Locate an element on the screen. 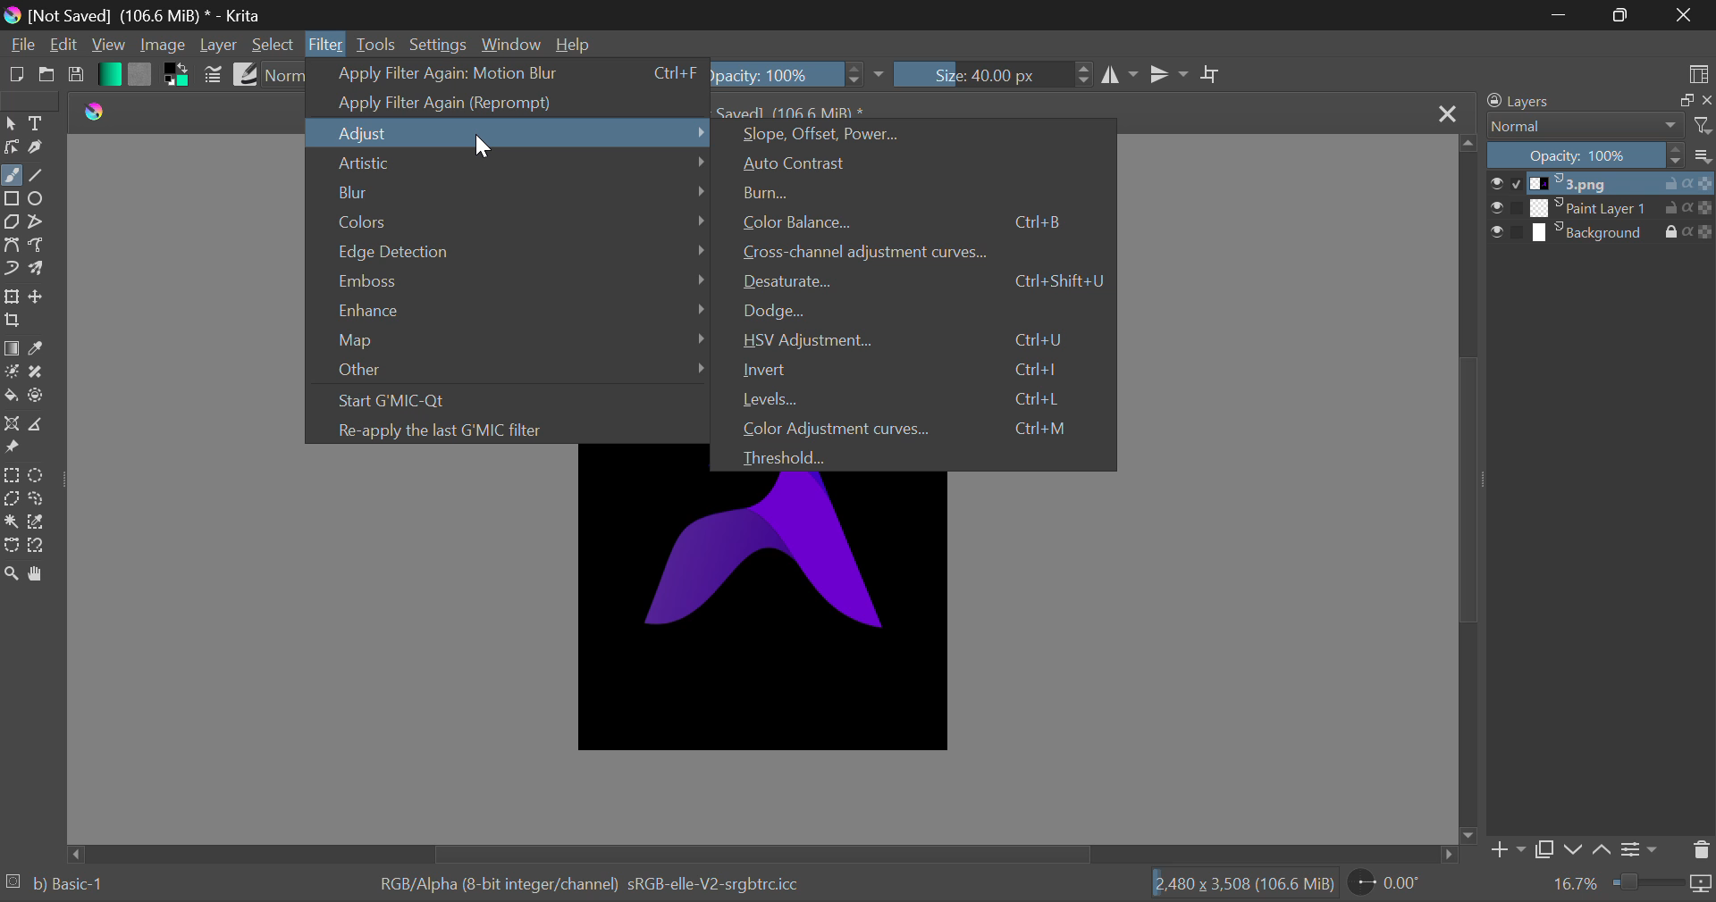 Image resolution: width=1716 pixels, height=902 pixels. Freehand Tool is located at coordinates (11, 175).